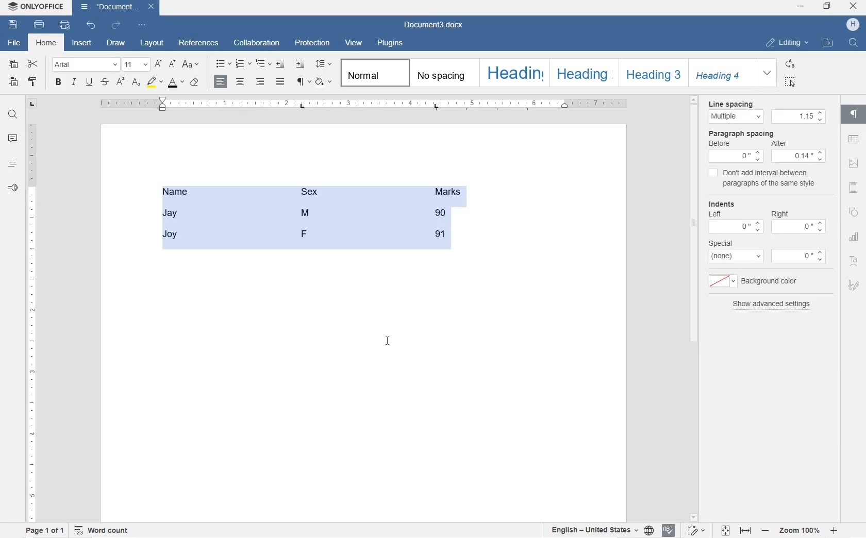 This screenshot has width=866, height=538. What do you see at coordinates (735, 530) in the screenshot?
I see `FIT TO PAGE OR WIDTH` at bounding box center [735, 530].